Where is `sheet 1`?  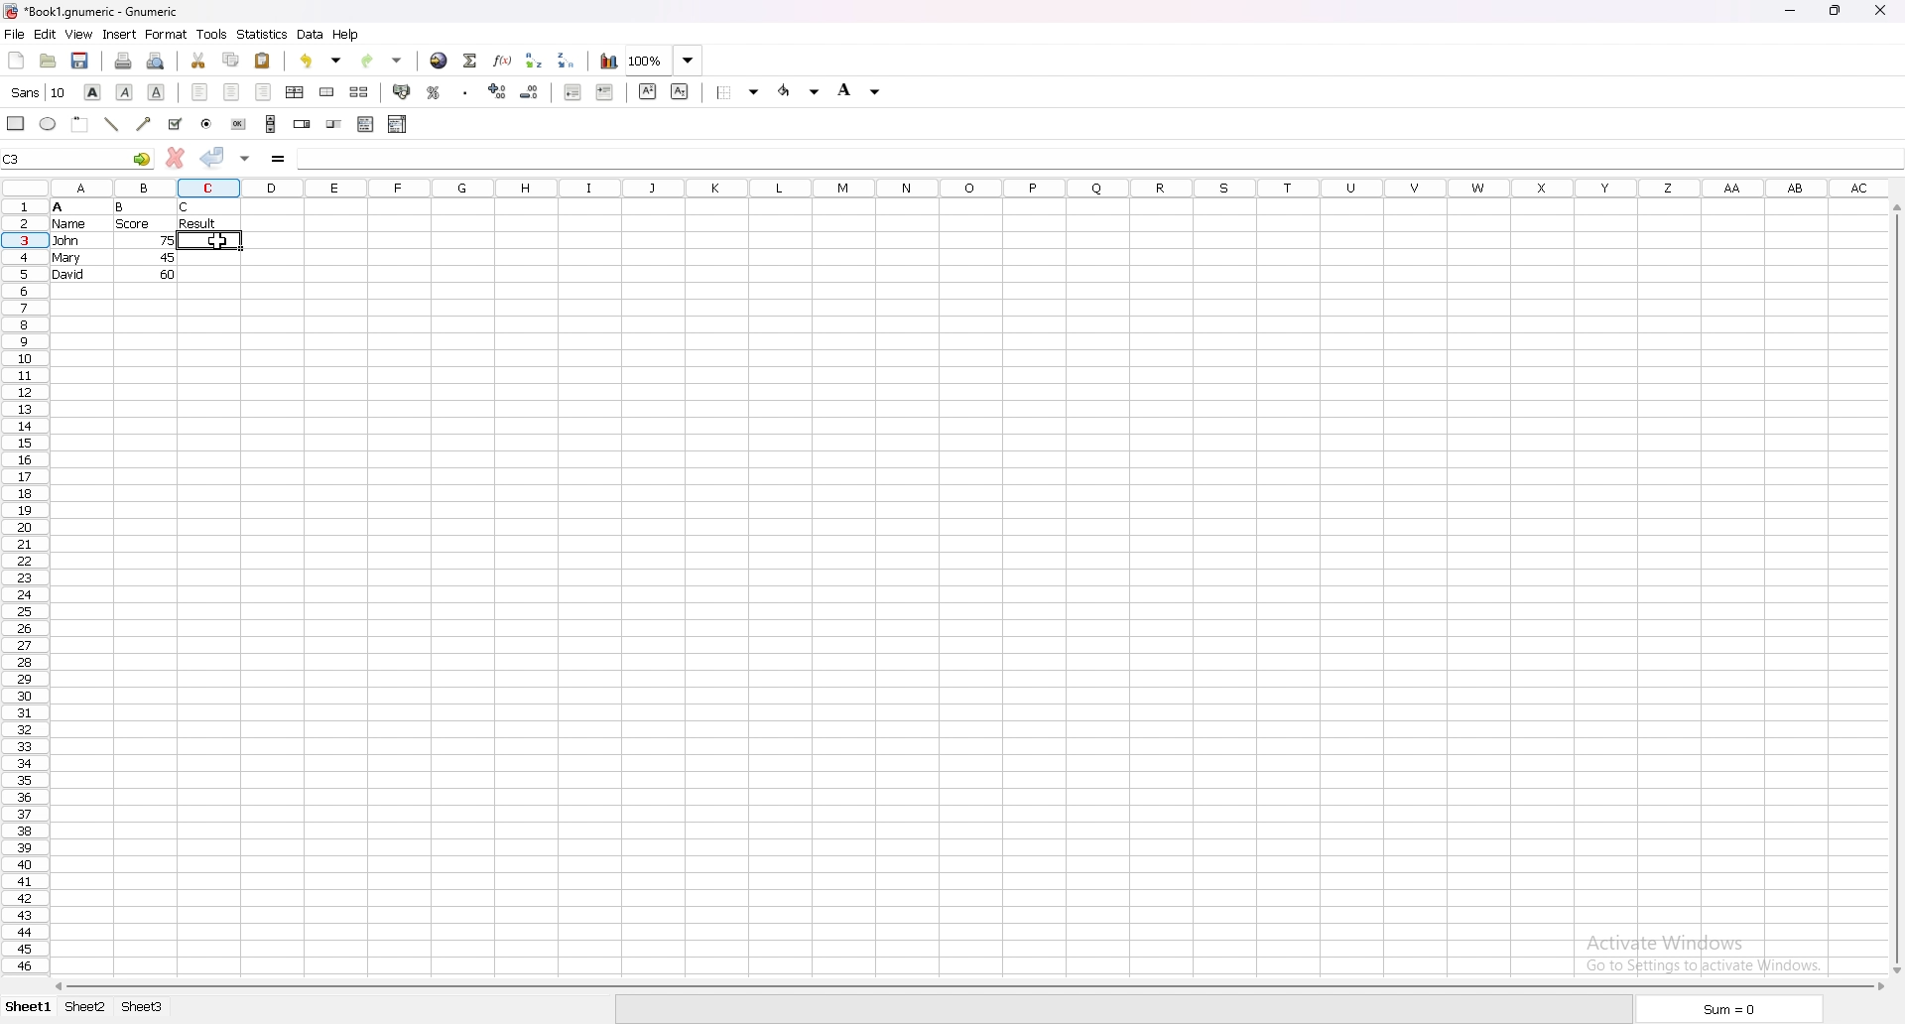
sheet 1 is located at coordinates (26, 1009).